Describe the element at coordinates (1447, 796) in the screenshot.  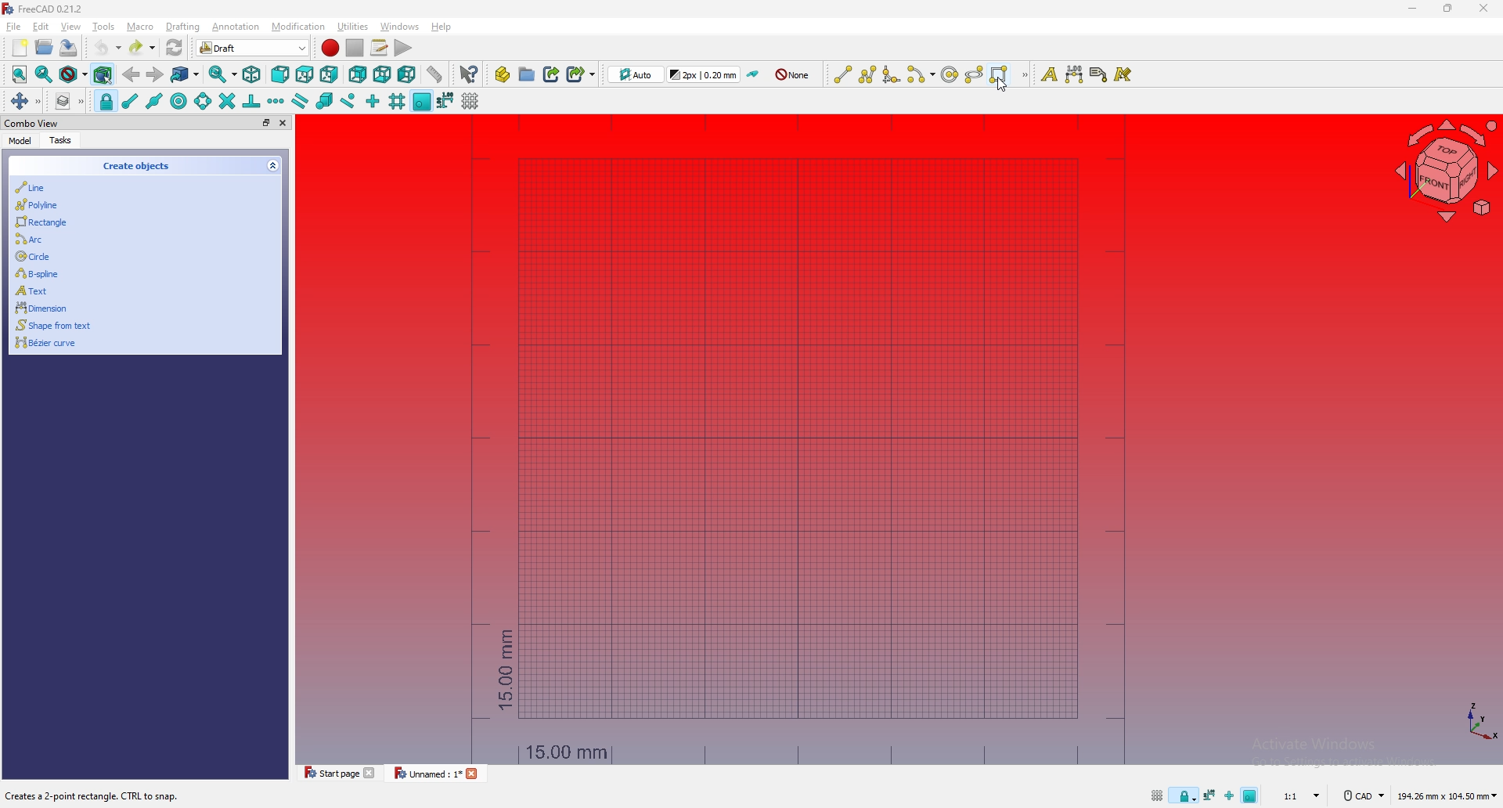
I see `194.26 mm x 104.50 mm` at that location.